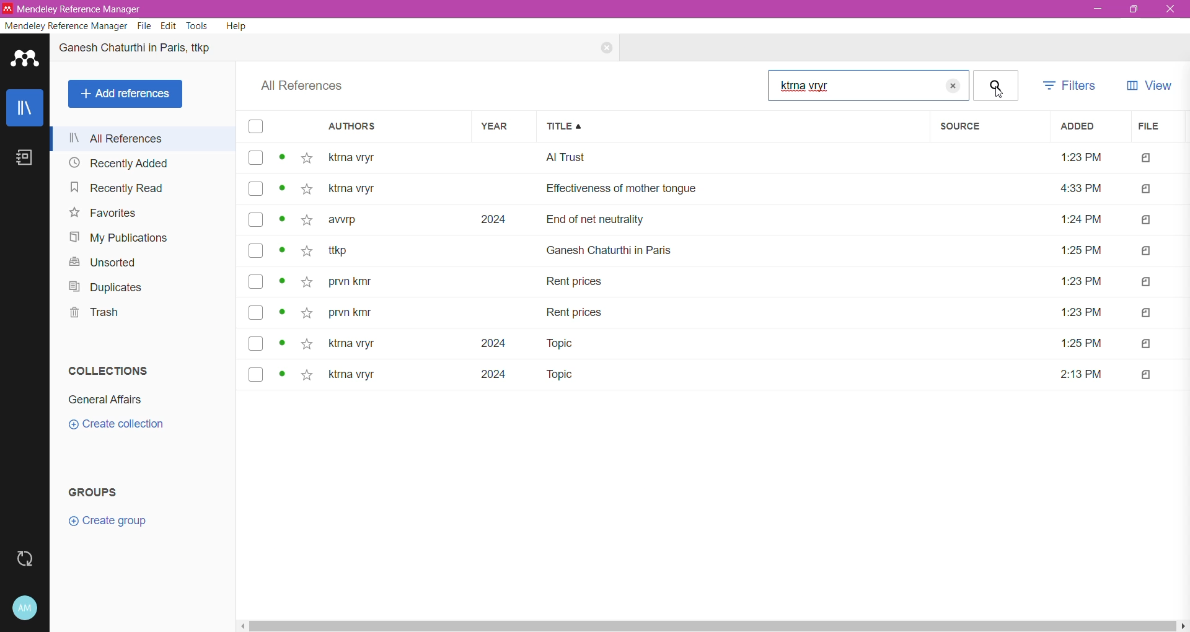 The image size is (1190, 632). Describe the element at coordinates (283, 250) in the screenshot. I see `view status` at that location.